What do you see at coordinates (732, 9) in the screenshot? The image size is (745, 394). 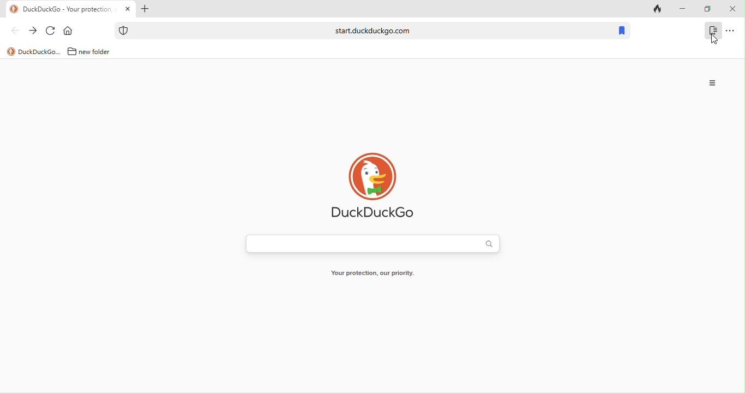 I see `close` at bounding box center [732, 9].